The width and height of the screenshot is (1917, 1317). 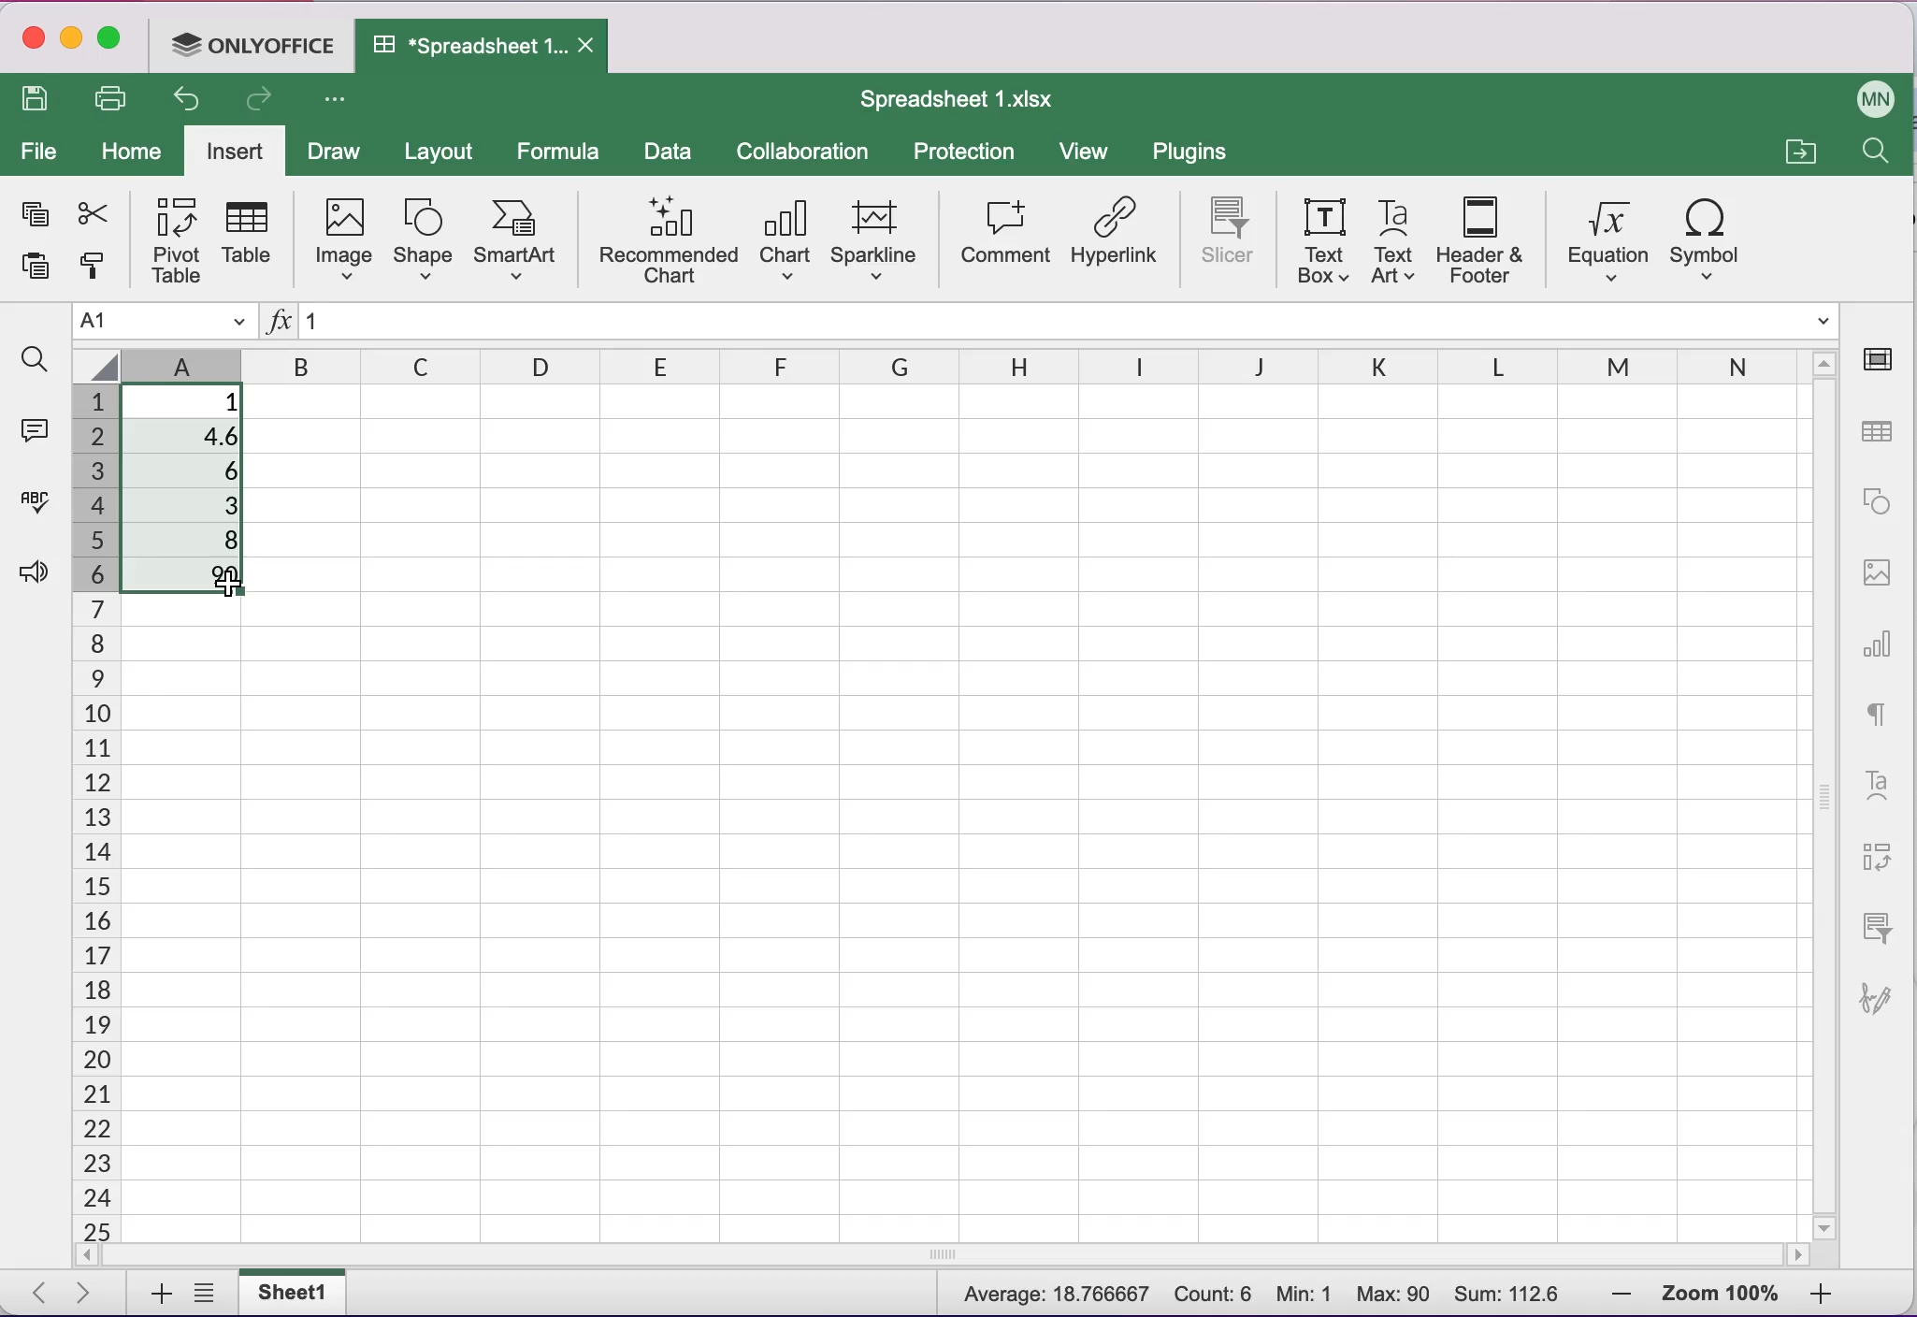 I want to click on cut, so click(x=91, y=213).